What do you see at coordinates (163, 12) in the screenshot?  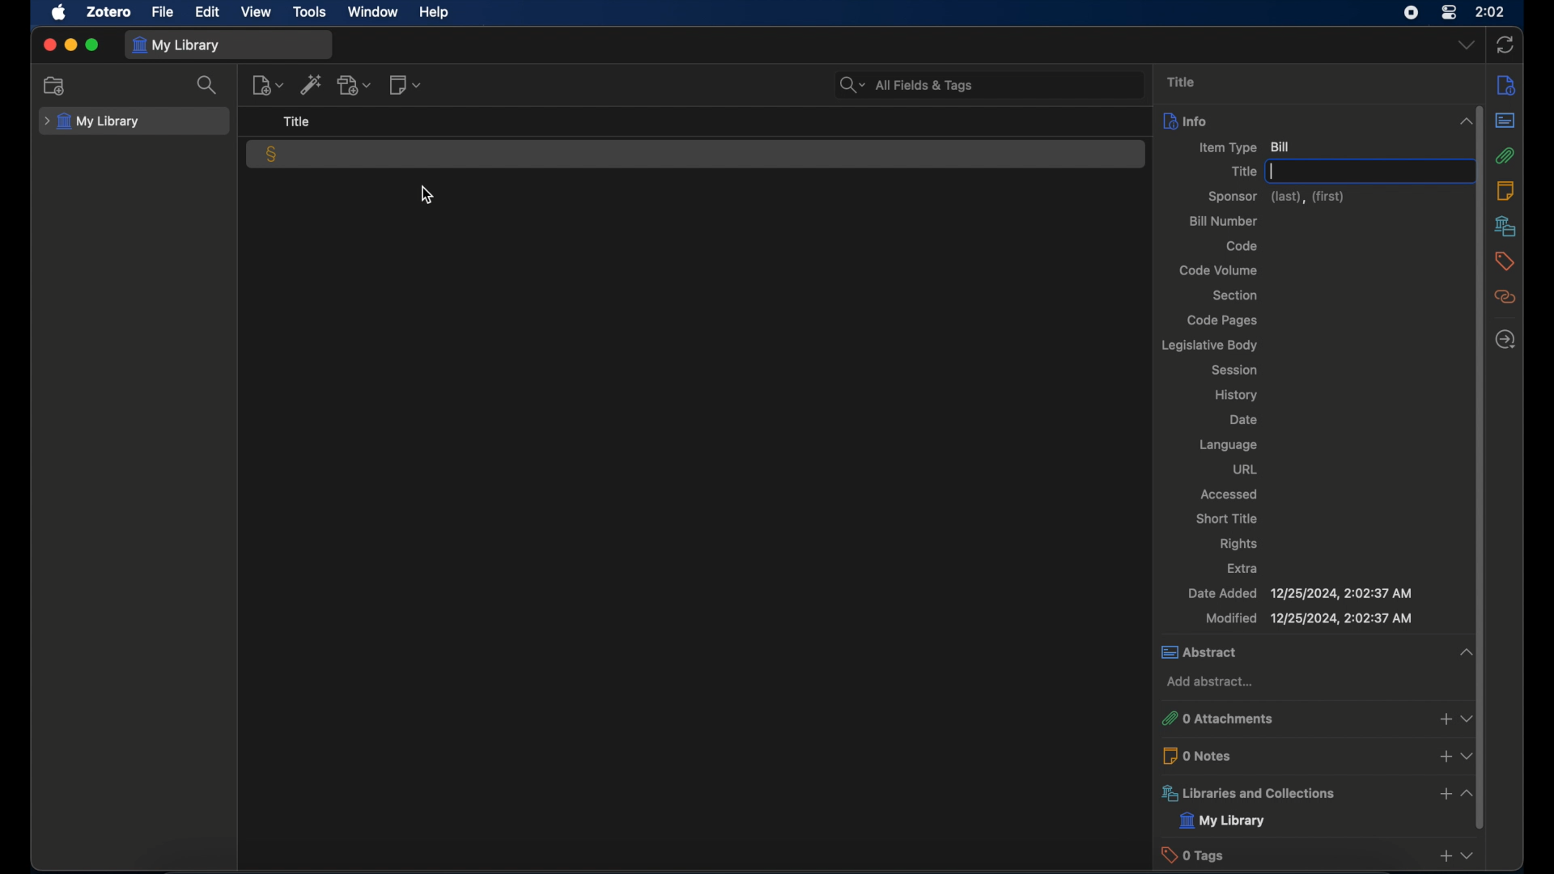 I see `file` at bounding box center [163, 12].